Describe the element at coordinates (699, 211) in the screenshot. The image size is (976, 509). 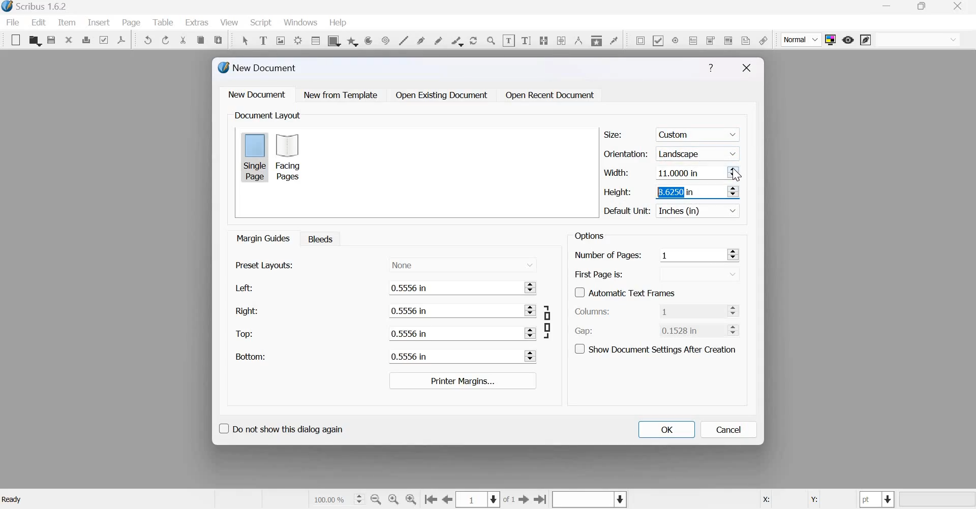
I see `Inches (in)` at that location.